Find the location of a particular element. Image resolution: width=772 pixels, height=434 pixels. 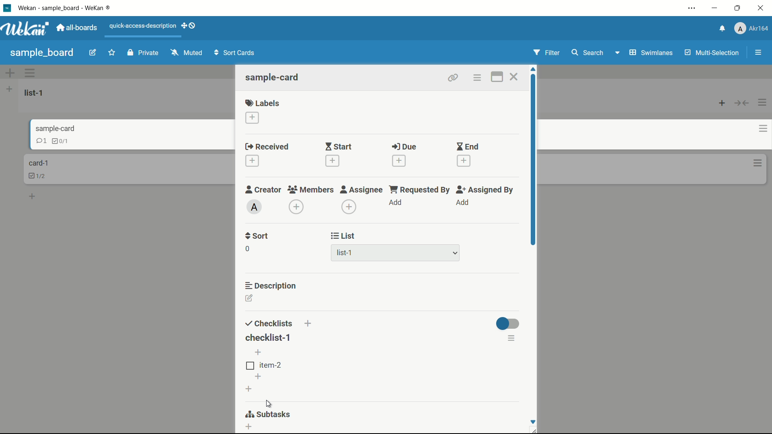

sort cards is located at coordinates (236, 53).